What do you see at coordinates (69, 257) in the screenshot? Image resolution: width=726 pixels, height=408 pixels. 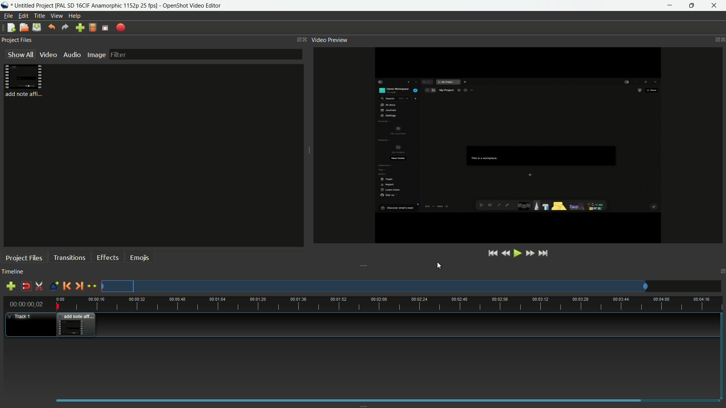 I see `transitions` at bounding box center [69, 257].